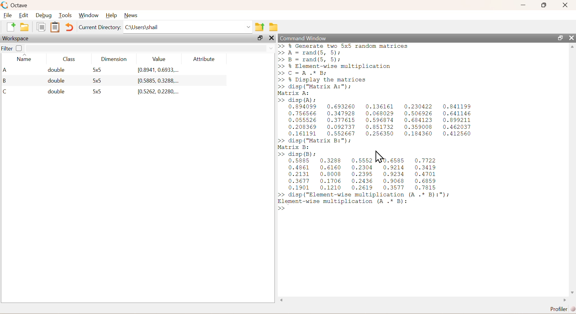 This screenshot has width=576, height=314. What do you see at coordinates (387, 131) in the screenshot?
I see `>> % Generate two 5x5 random matrices
>> A = rand(5, 5);
>> B = rand(5, 5);
>> % Element-wise multiplication
>> C=A .*B;
>> % Display the matrices
>> disp ("Matrix A:");
Matrix A:
>> disp (a);
0.894099 0.693260 0.136161 0.230422 0.841199
0.756566 0.347928 0.068029 0.506926 0.641146
0.055526 0.377615 0.596874 0.684123 0.899211
0.208369 0.092737 0.851732 0.359008 0.462037
0.161191 0.552667 0.256350 0.184360 0.412560
>> disp ("Matrix B:");
Matrix B:
>> disp (B); NS
0.5885 0.3288 0.5552 6585 0.7722
0.4861 0.6160 0.2304 0.9214 0.3419
0.2131 0.8008 0.2395 0.9234 0.4701
0.3677 0.1706 0.2436 0.9068 0.6859
0.1901 0.1210 0.2619 0.3577 0.7815
>> disp ("Element-wise multiplication (A .* B):");
Element-wise multiplication (A .* B):
>>` at bounding box center [387, 131].